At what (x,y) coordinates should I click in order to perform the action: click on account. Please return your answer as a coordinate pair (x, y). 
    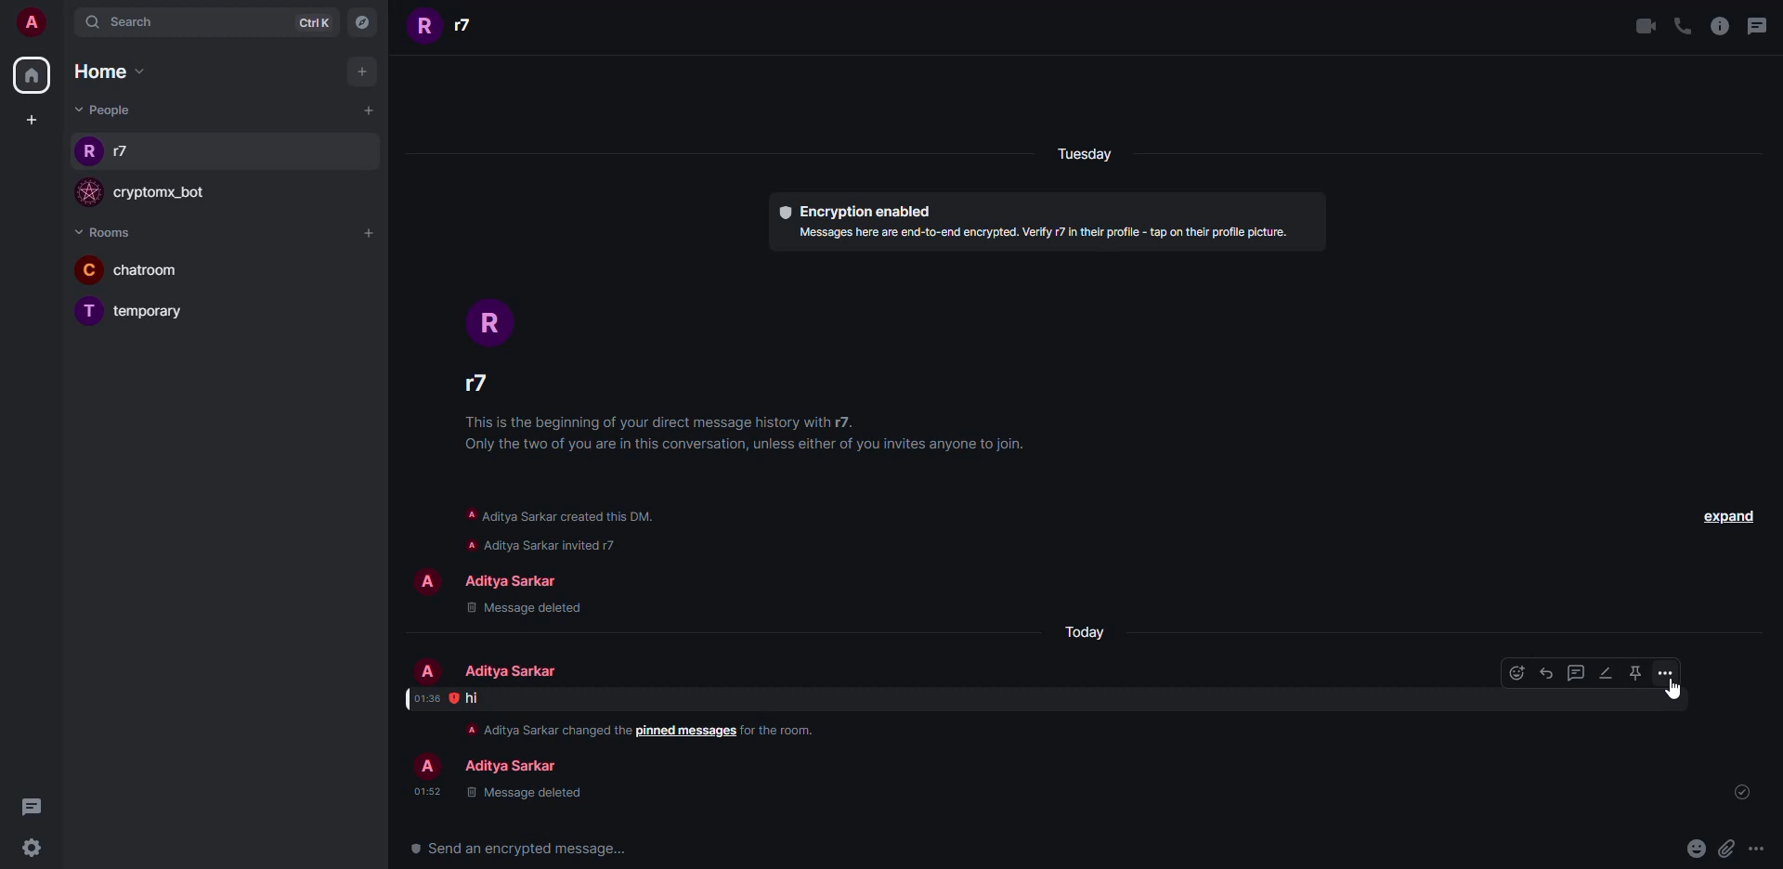
    Looking at the image, I should click on (33, 23).